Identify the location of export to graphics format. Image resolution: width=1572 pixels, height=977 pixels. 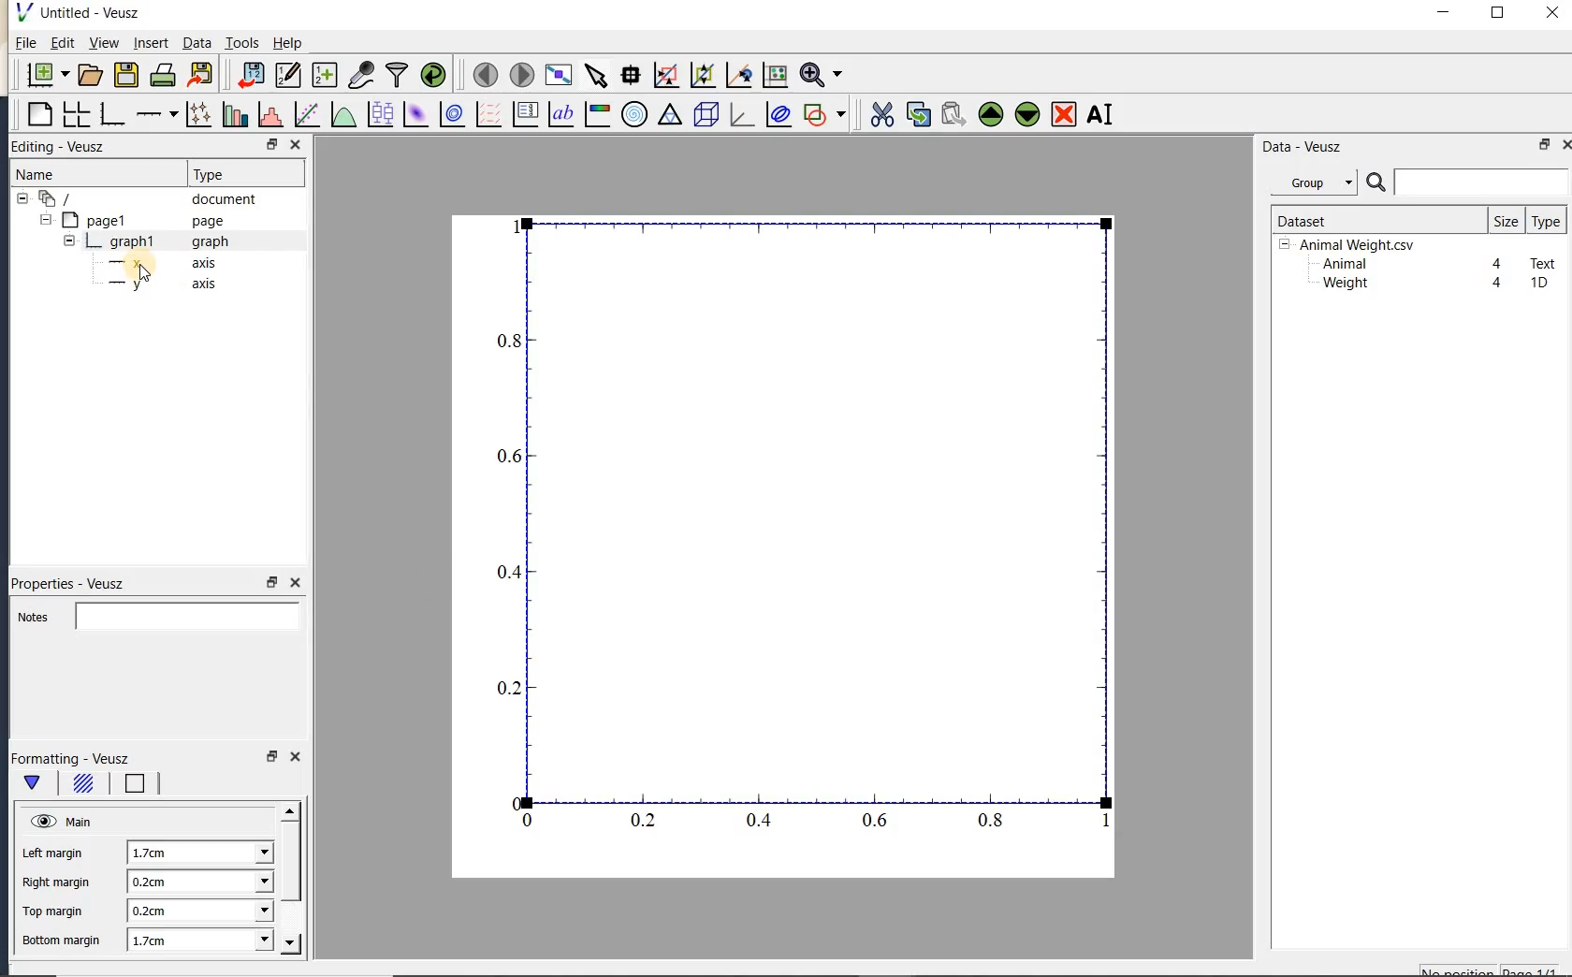
(201, 73).